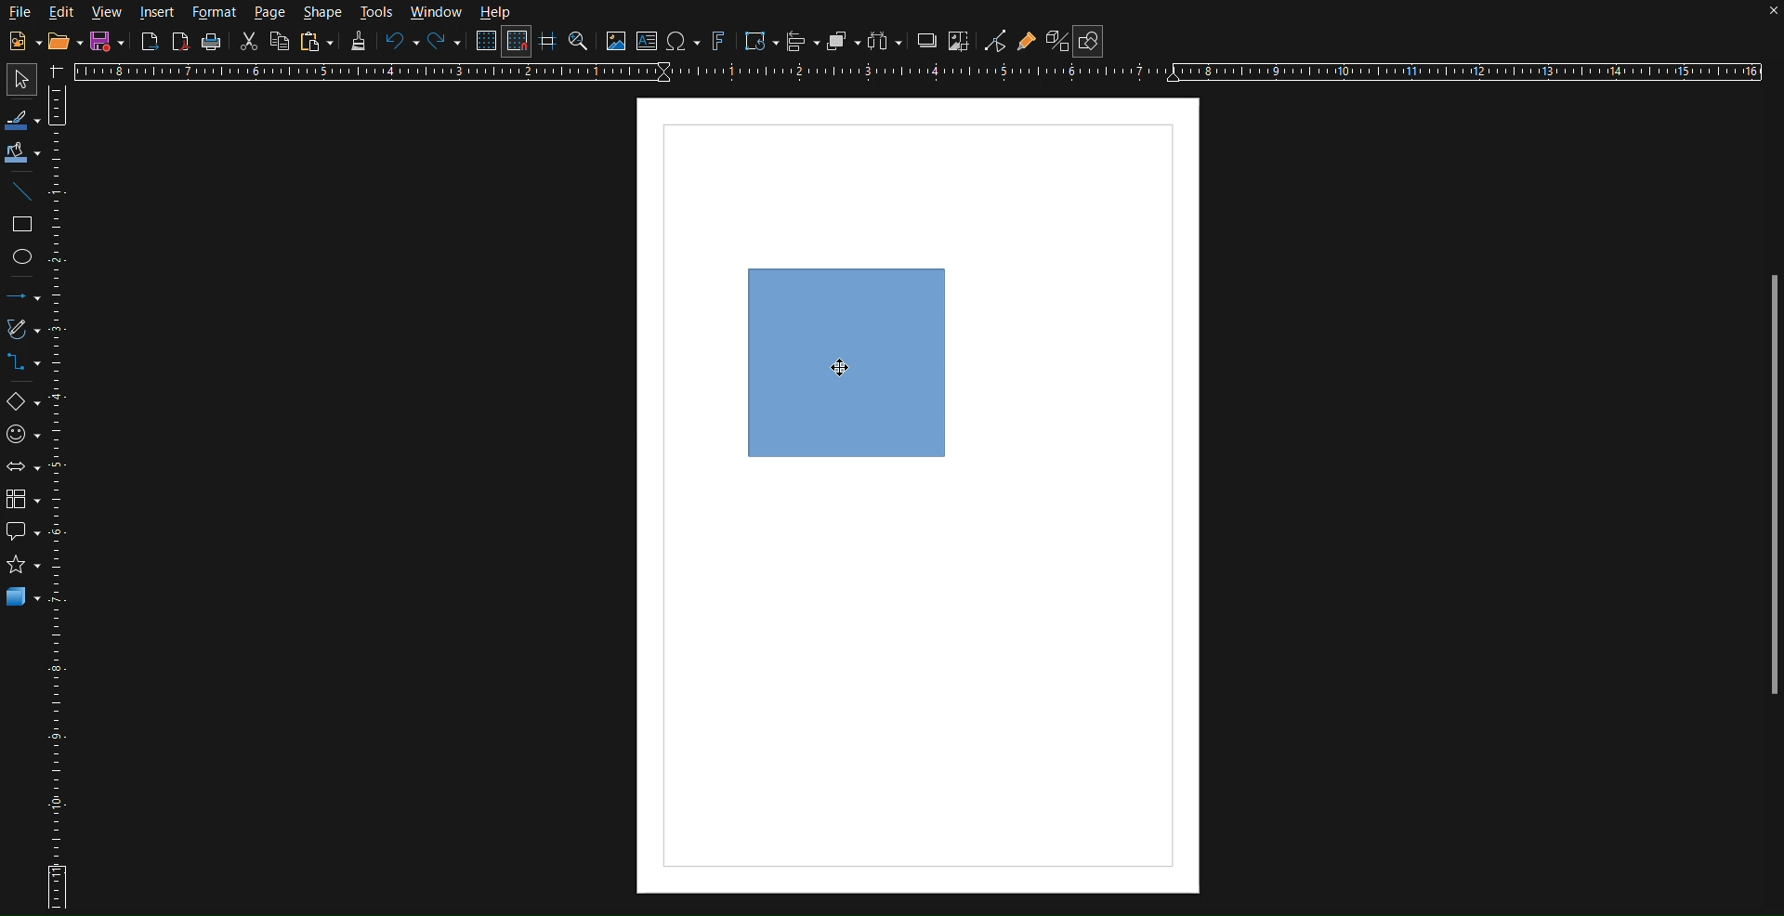 The height and width of the screenshot is (916, 1784). I want to click on Flowchart, so click(21, 501).